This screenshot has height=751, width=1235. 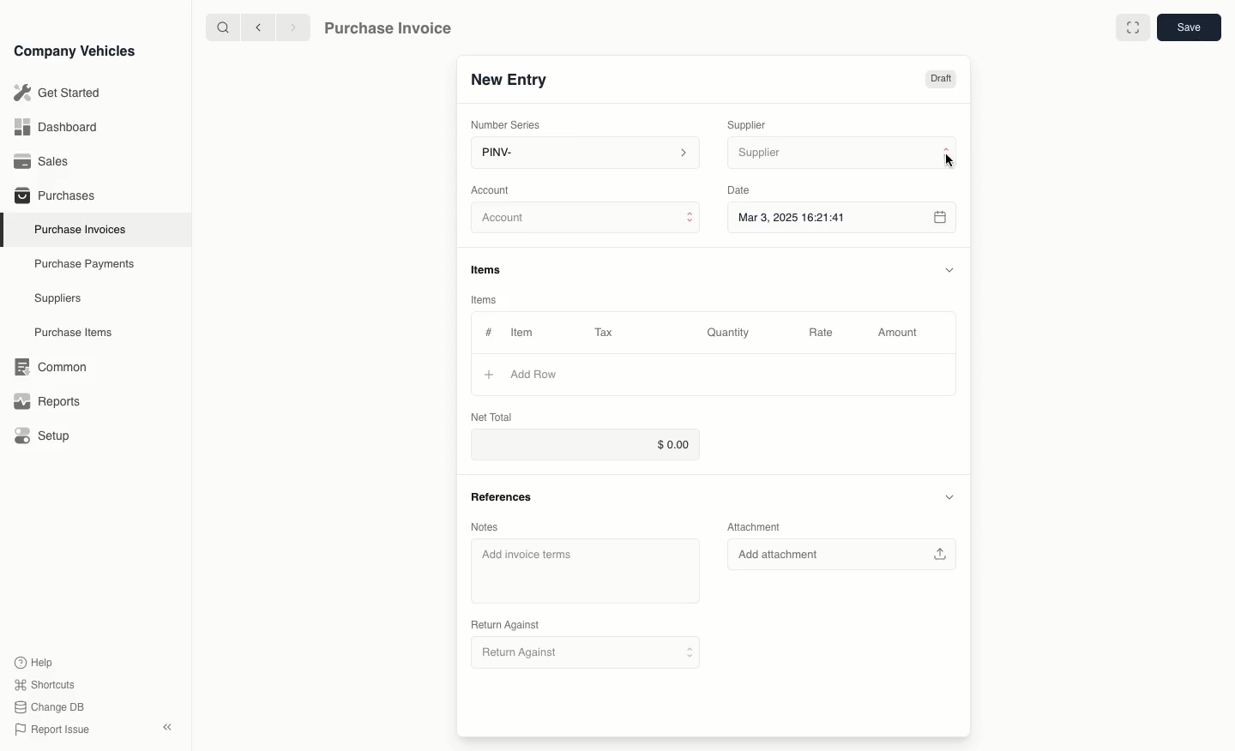 I want to click on PINV-, so click(x=580, y=154).